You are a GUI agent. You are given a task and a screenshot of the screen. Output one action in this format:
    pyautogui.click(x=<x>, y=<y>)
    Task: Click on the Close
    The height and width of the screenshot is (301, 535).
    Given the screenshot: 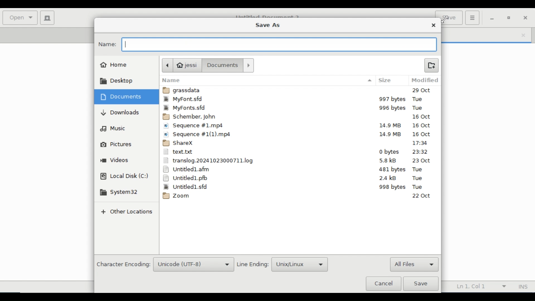 What is the action you would take?
    pyautogui.click(x=527, y=18)
    